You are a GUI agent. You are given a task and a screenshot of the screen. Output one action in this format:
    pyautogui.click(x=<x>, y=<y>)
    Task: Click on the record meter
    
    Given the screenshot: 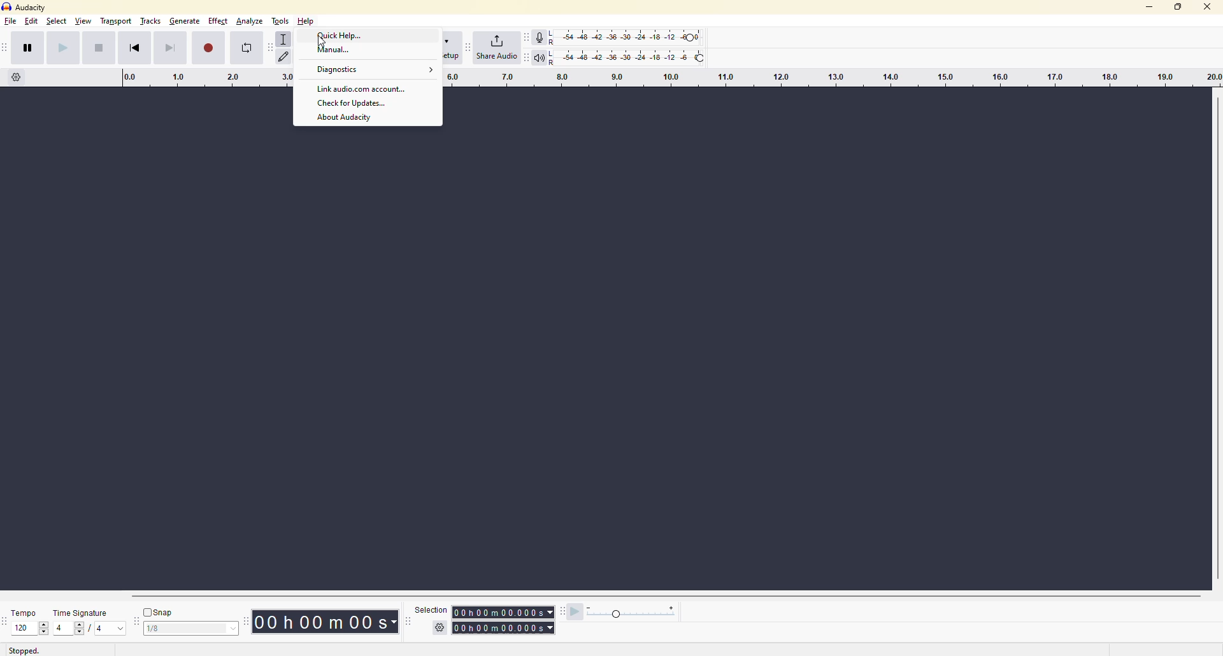 What is the action you would take?
    pyautogui.click(x=540, y=37)
    